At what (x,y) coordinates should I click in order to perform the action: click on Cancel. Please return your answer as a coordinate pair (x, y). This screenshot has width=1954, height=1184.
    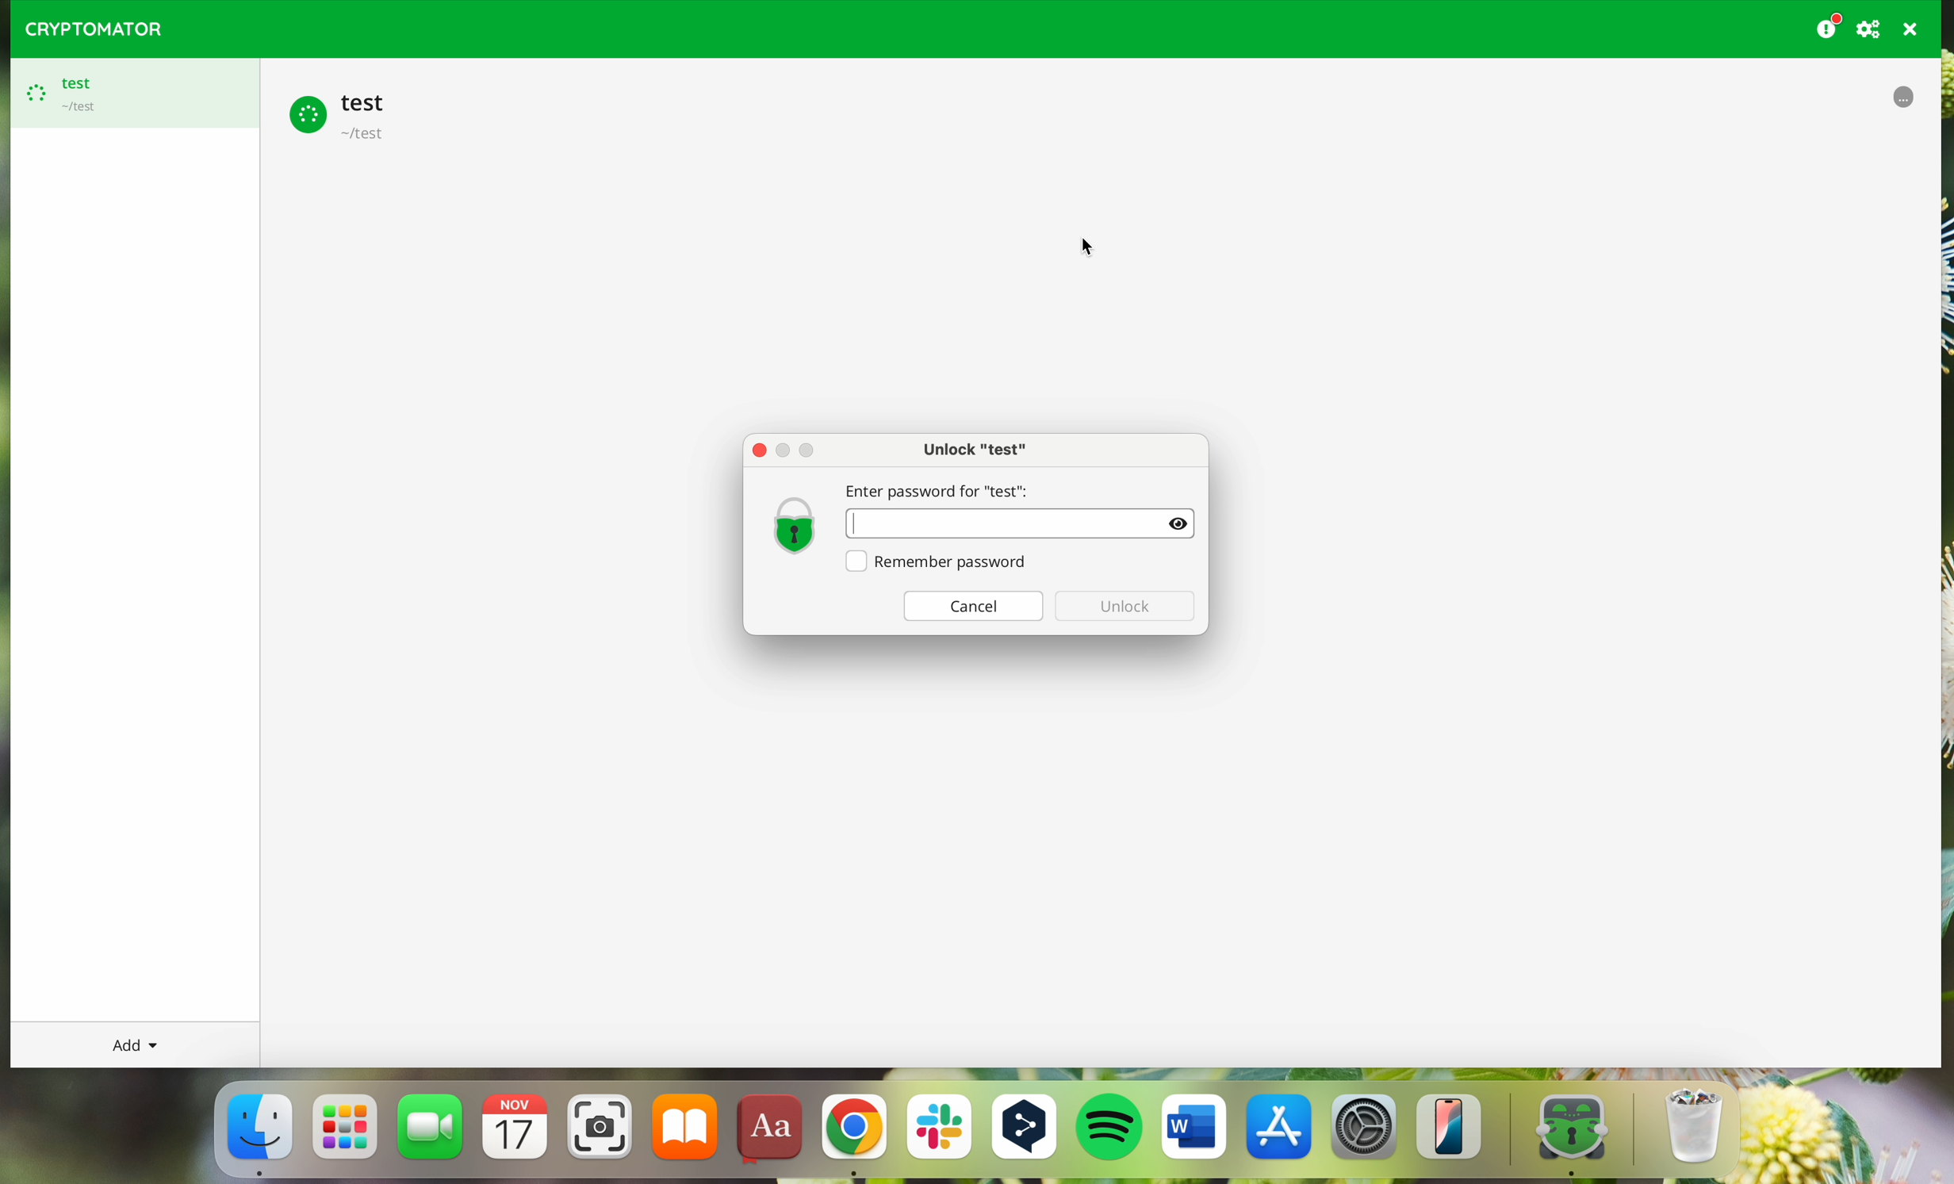
    Looking at the image, I should click on (972, 606).